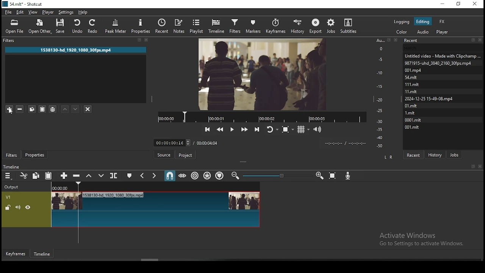 Image resolution: width=485 pixels, height=273 pixels. Describe the element at coordinates (272, 129) in the screenshot. I see `toggle player looping` at that location.